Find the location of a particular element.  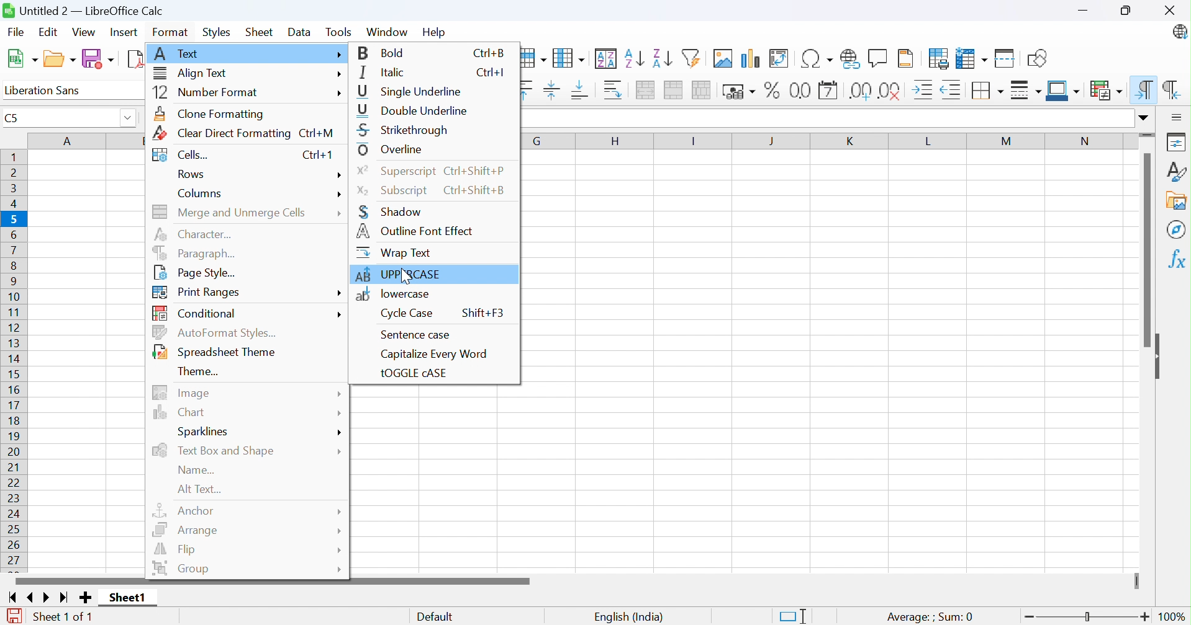

New is located at coordinates (62, 60).